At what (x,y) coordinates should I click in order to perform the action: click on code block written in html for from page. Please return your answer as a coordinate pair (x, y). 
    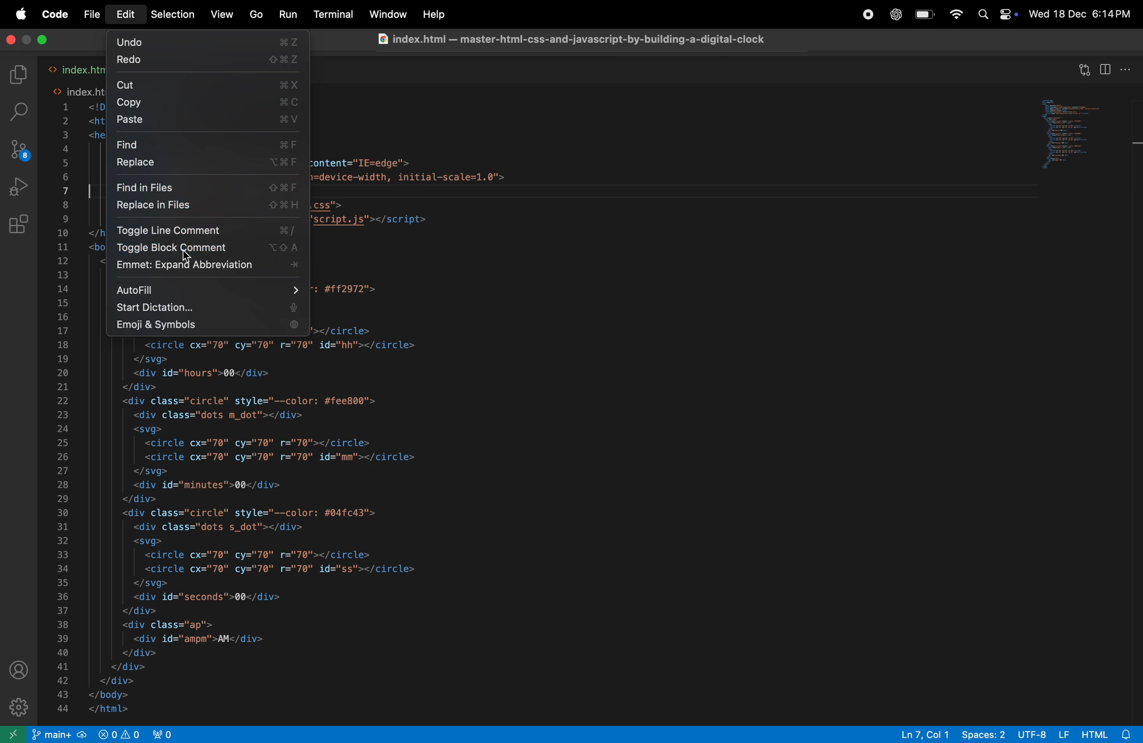
    Looking at the image, I should click on (400, 526).